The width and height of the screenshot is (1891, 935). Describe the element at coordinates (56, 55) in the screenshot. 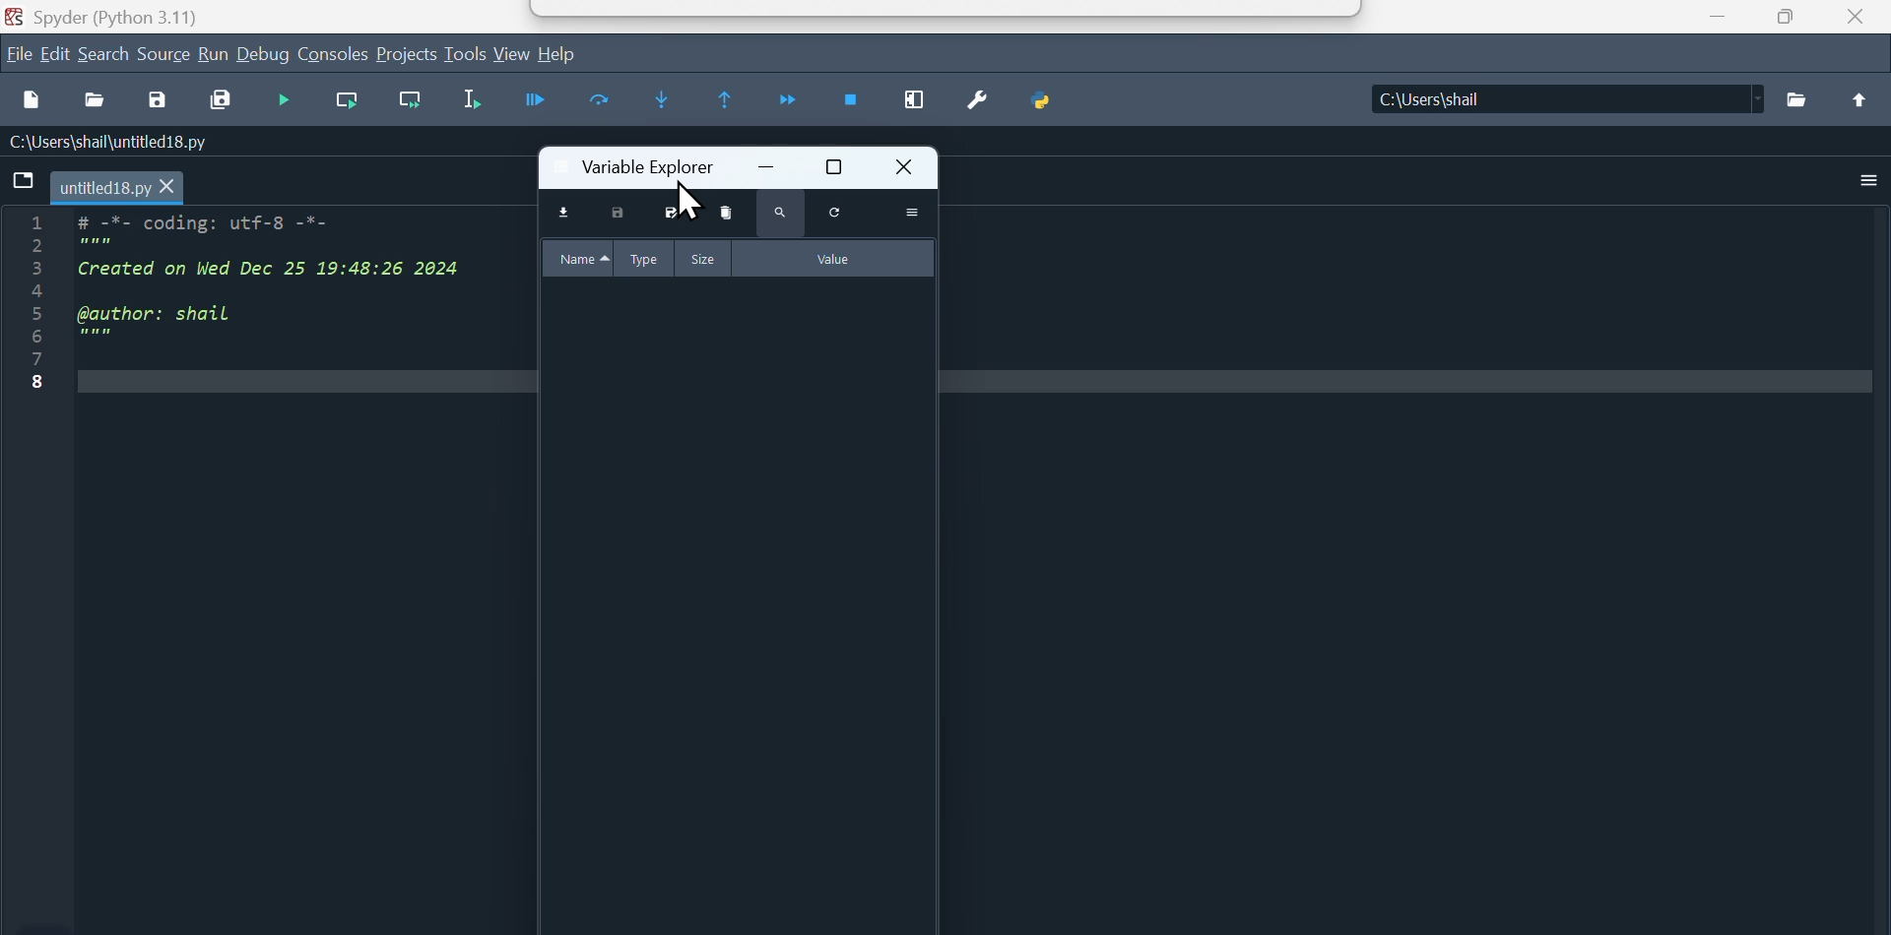

I see `Edit` at that location.